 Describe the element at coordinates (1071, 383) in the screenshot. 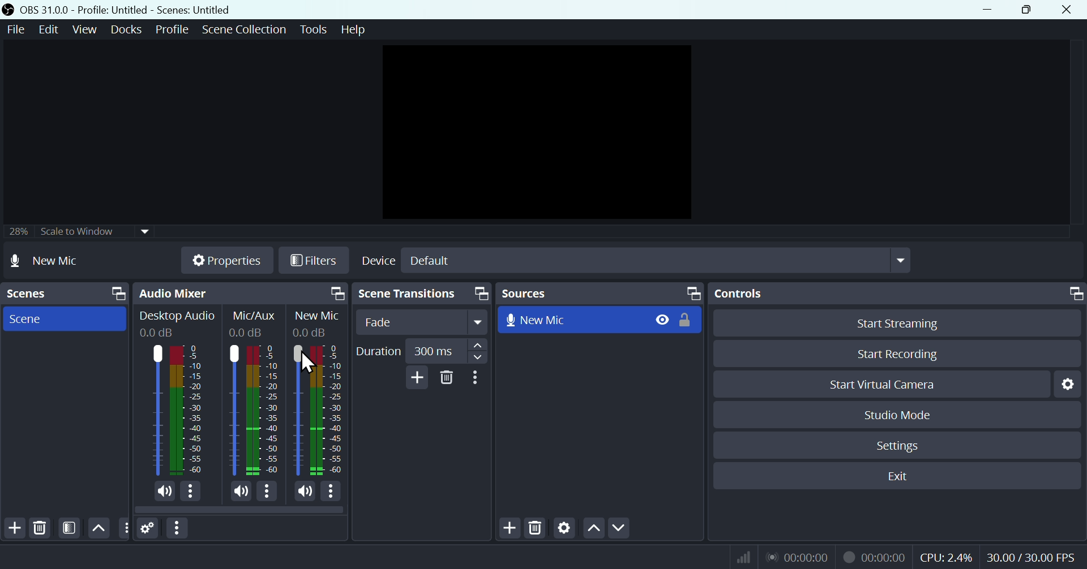

I see `Settings` at that location.